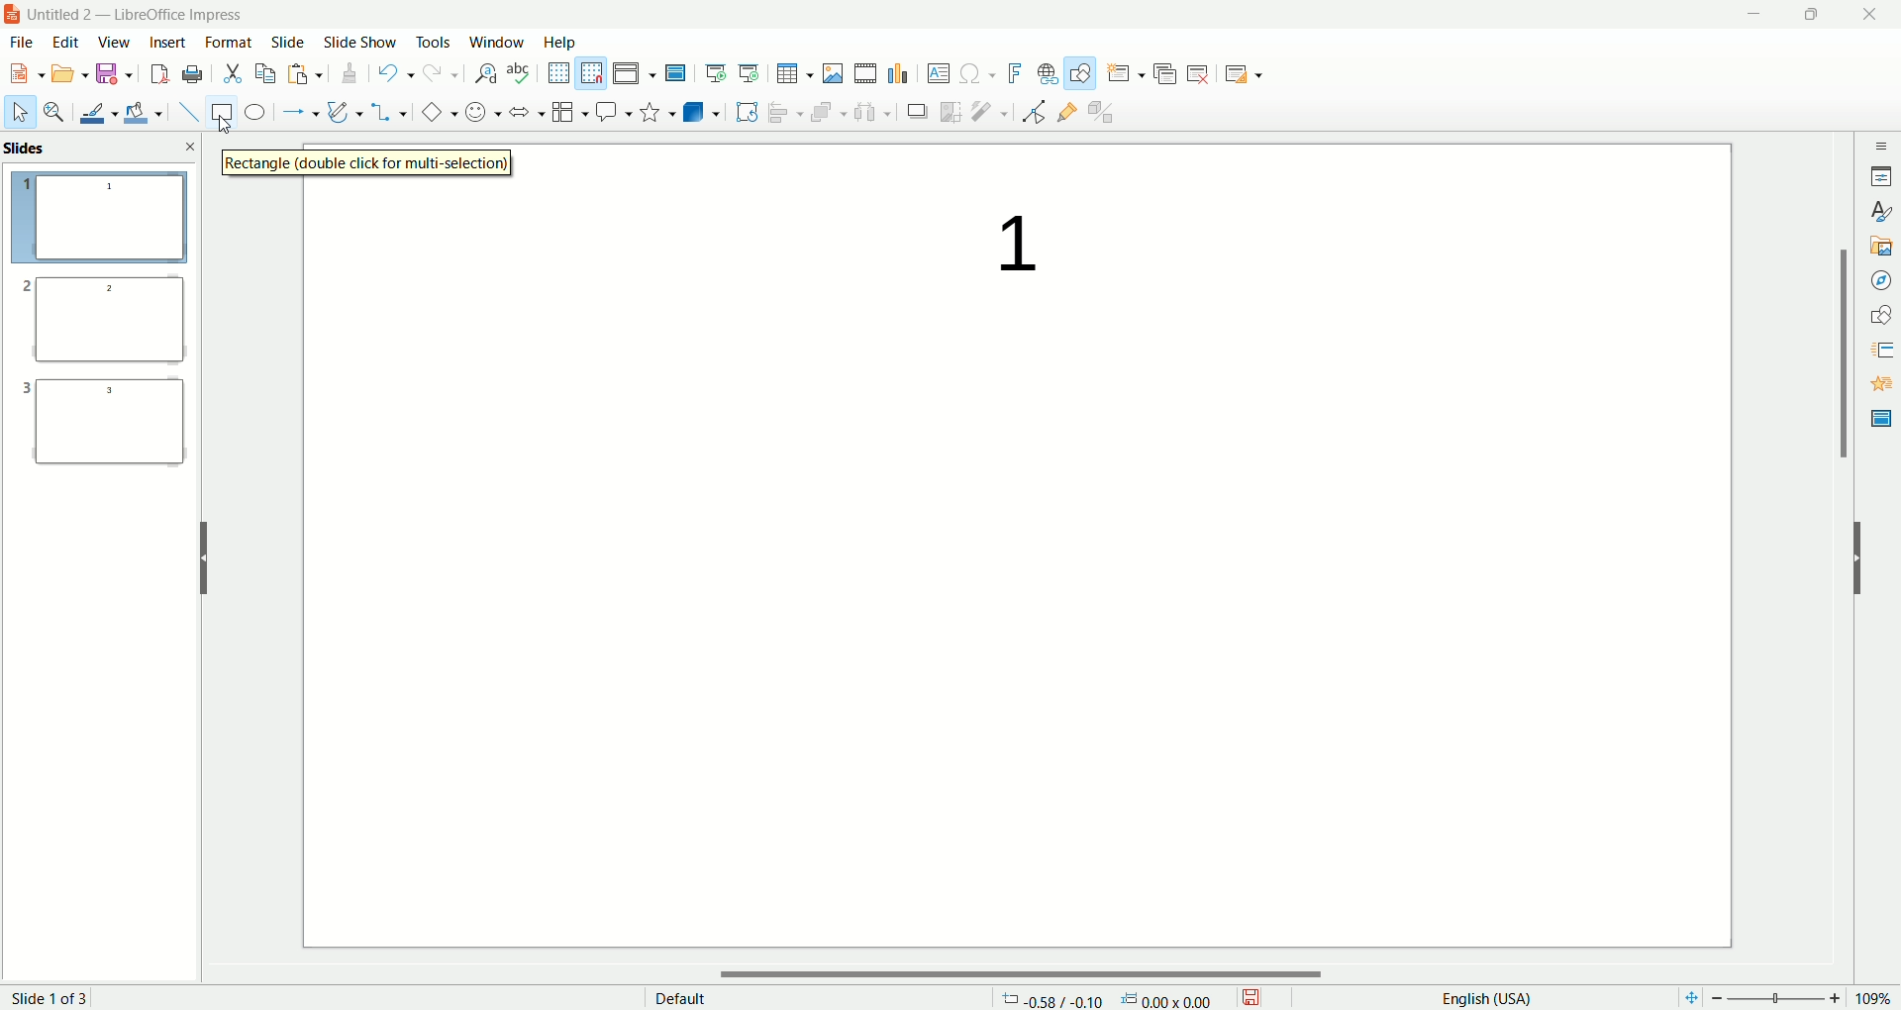  I want to click on redo, so click(438, 77).